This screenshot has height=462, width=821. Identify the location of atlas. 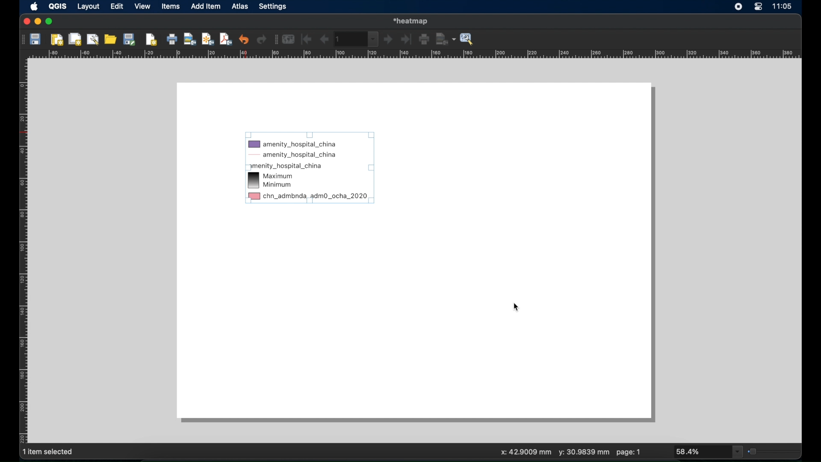
(242, 7).